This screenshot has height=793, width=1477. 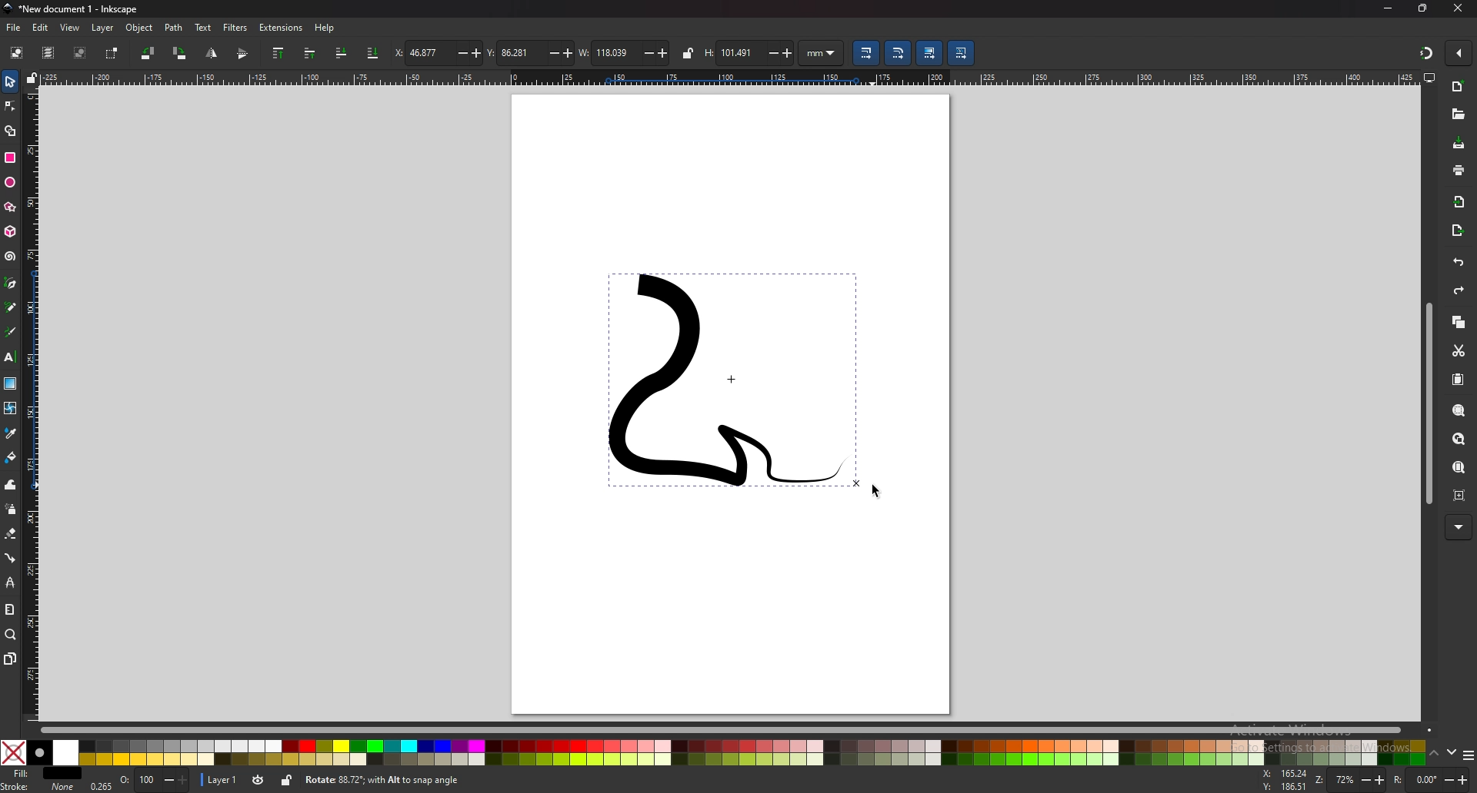 What do you see at coordinates (259, 780) in the screenshot?
I see `toggle visibility` at bounding box center [259, 780].